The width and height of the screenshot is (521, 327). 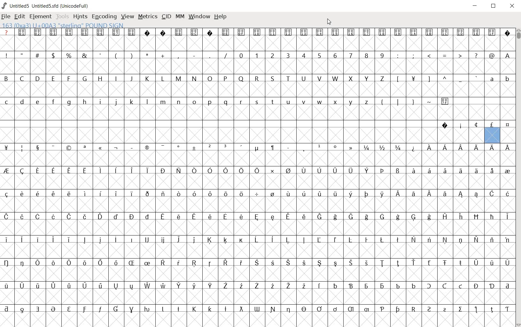 What do you see at coordinates (382, 102) in the screenshot?
I see `{` at bounding box center [382, 102].